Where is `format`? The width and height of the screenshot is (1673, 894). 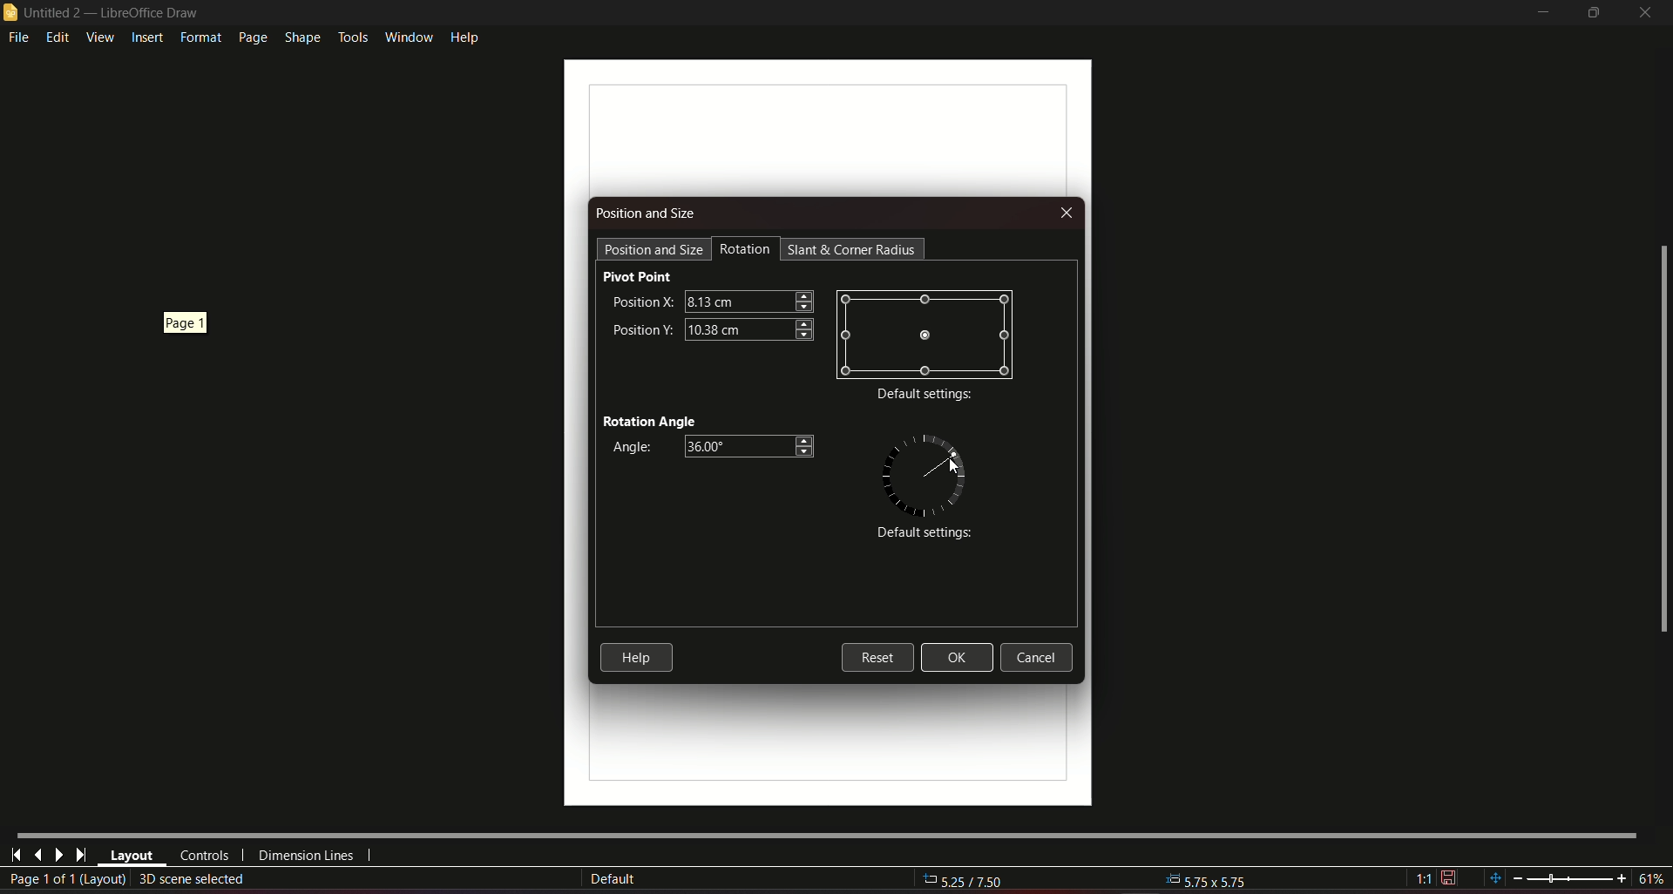
format is located at coordinates (199, 37).